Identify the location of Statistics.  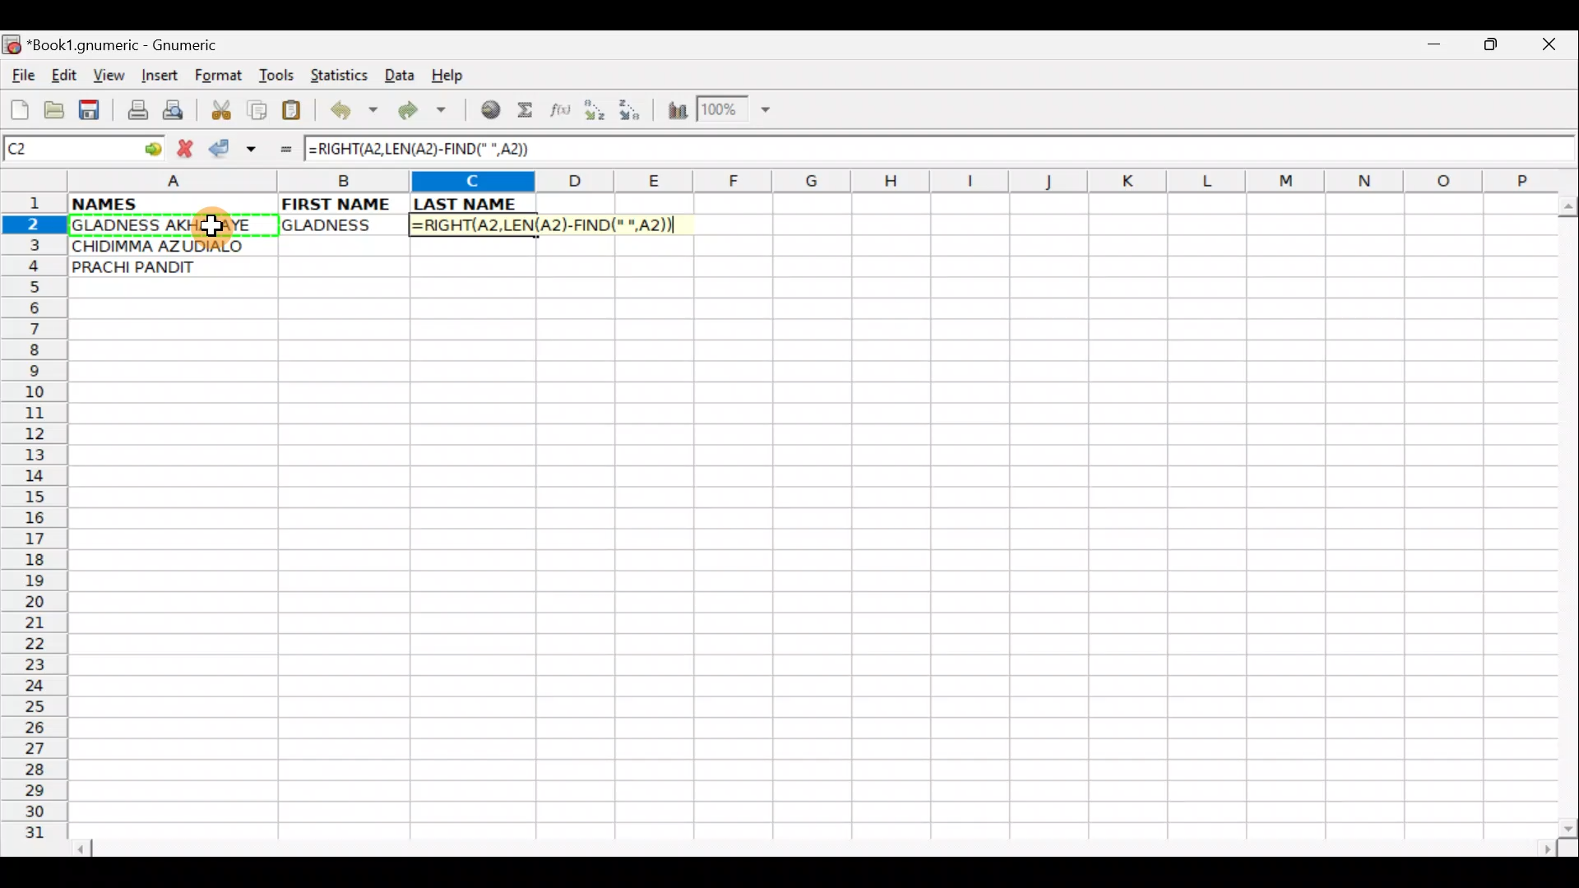
(344, 74).